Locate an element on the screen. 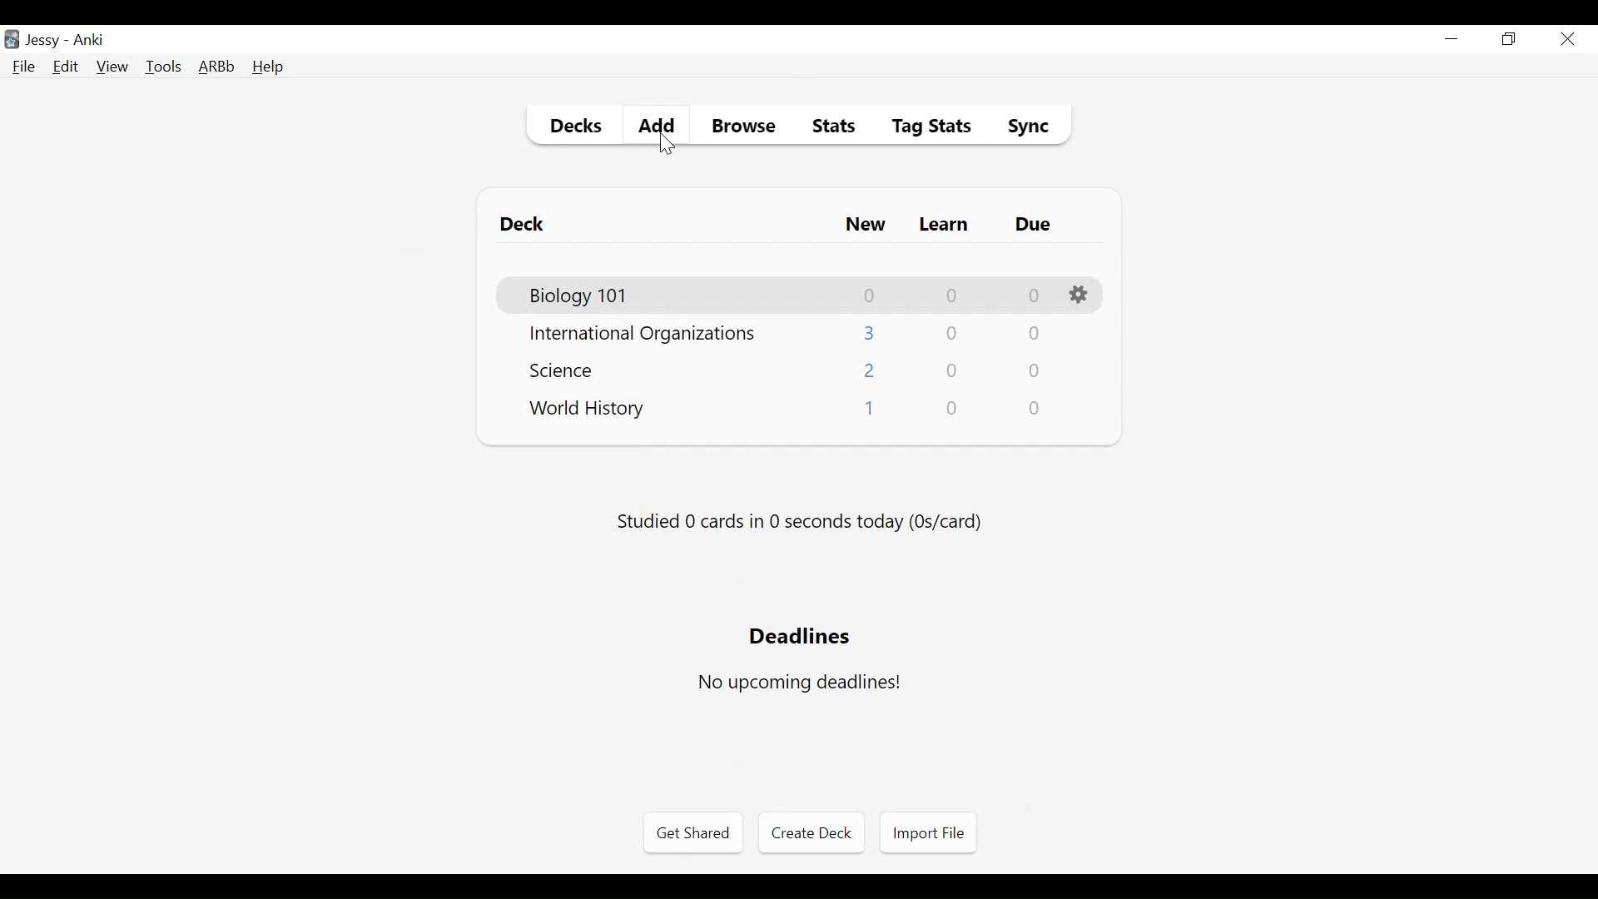 The width and height of the screenshot is (1598, 899). Tools is located at coordinates (163, 66).